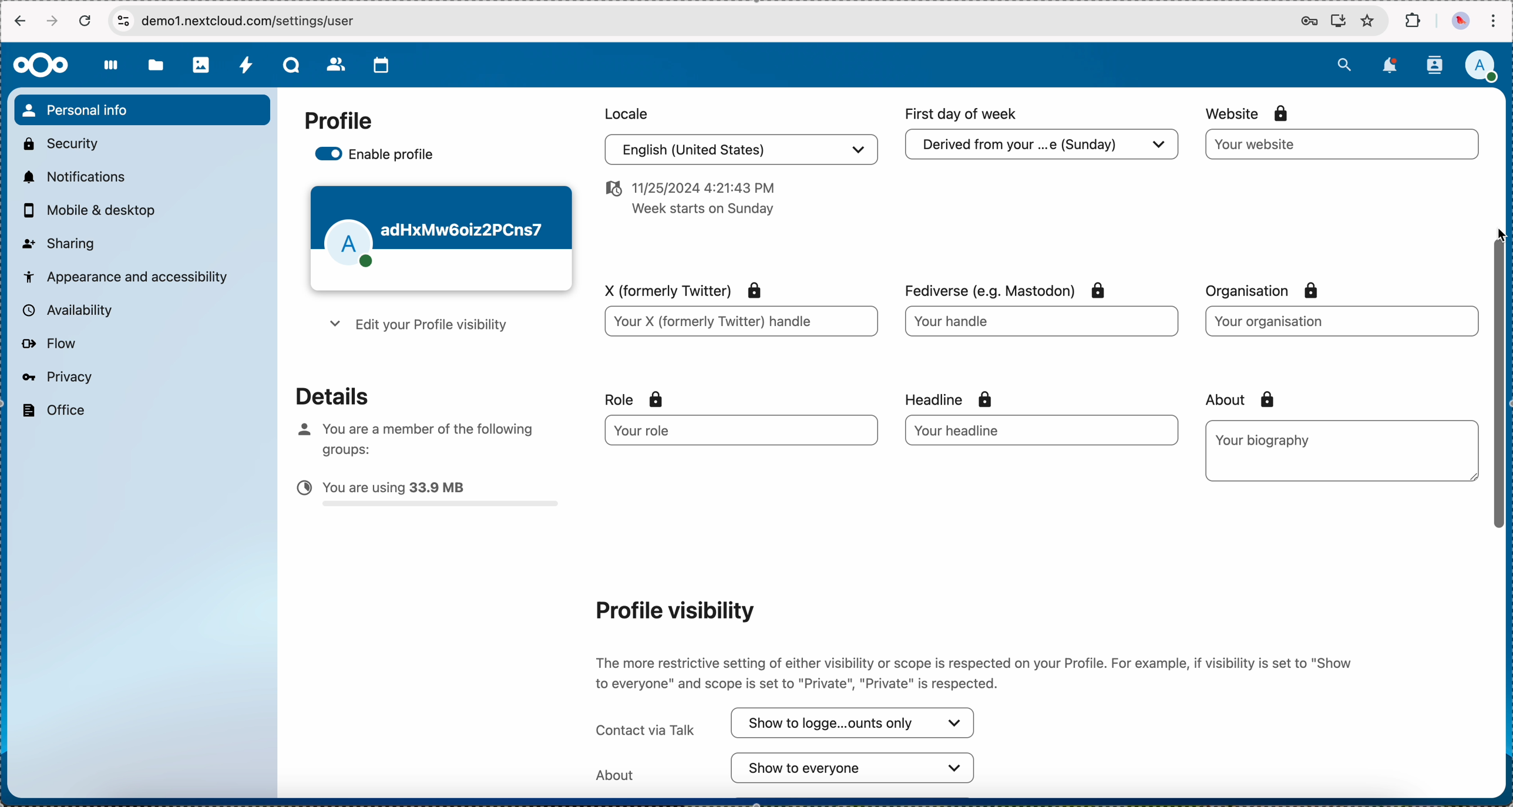 The image size is (1513, 807). Describe the element at coordinates (202, 65) in the screenshot. I see `photos` at that location.